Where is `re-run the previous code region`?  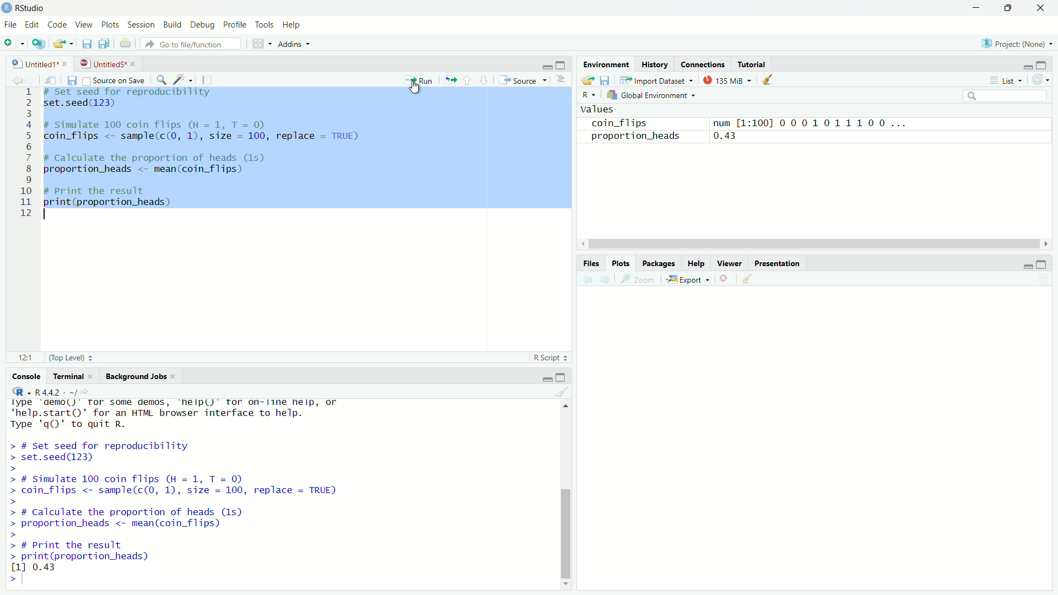 re-run the previous code region is located at coordinates (450, 80).